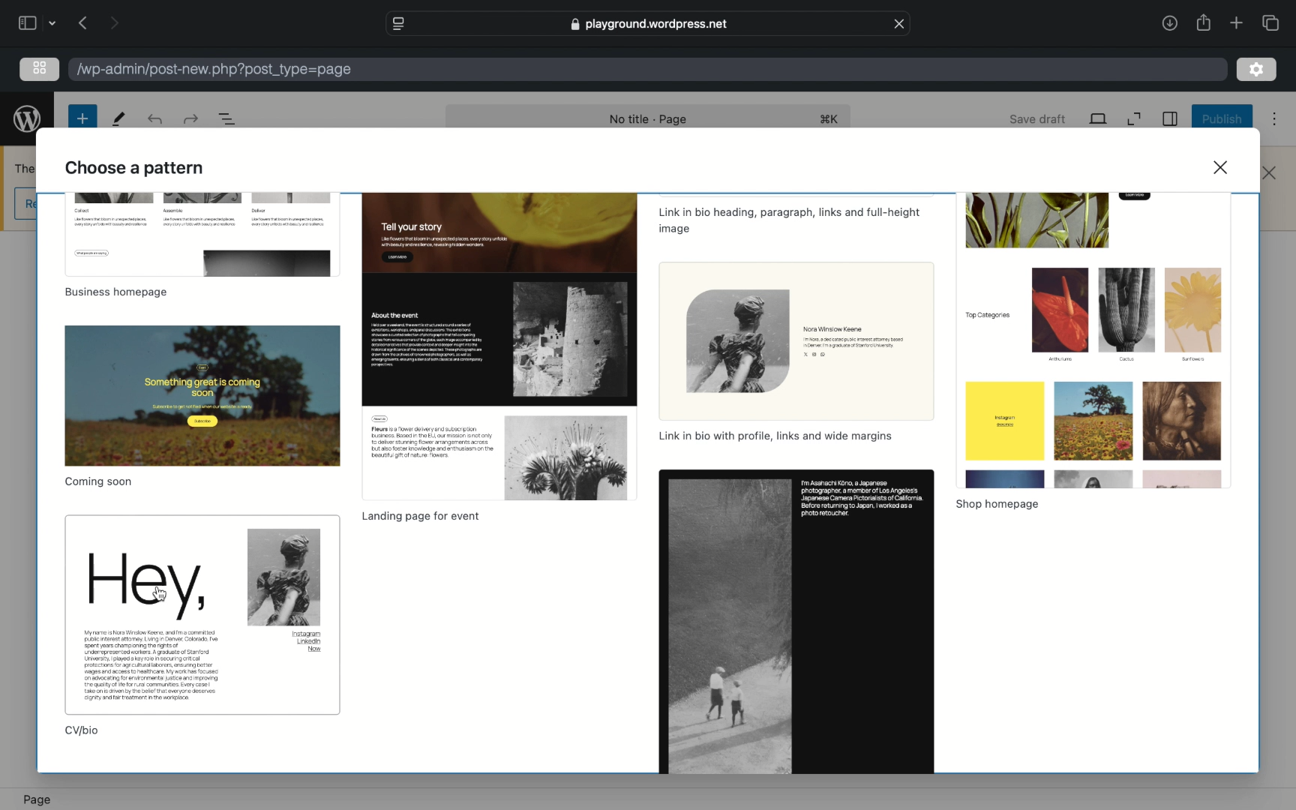  What do you see at coordinates (22, 168) in the screenshot?
I see `obscure text` at bounding box center [22, 168].